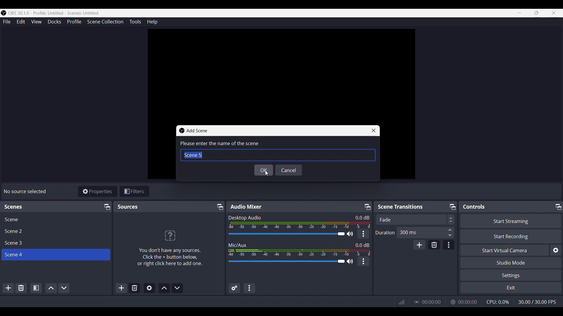  I want to click on Cursor, so click(267, 174).